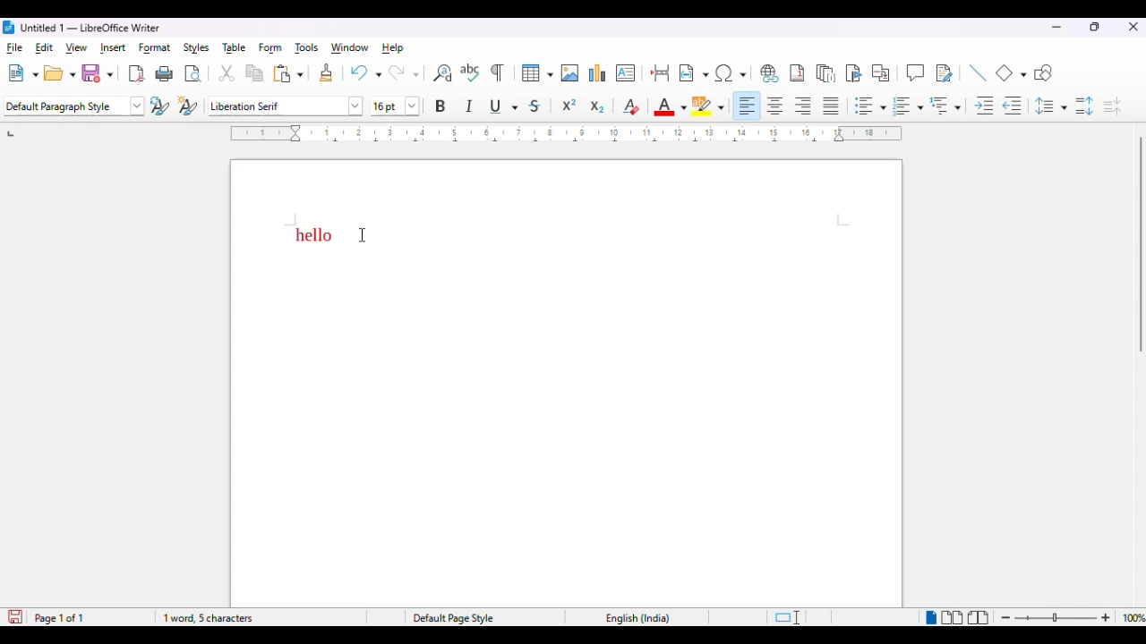  Describe the element at coordinates (768, 73) in the screenshot. I see `insert hyperlink` at that location.